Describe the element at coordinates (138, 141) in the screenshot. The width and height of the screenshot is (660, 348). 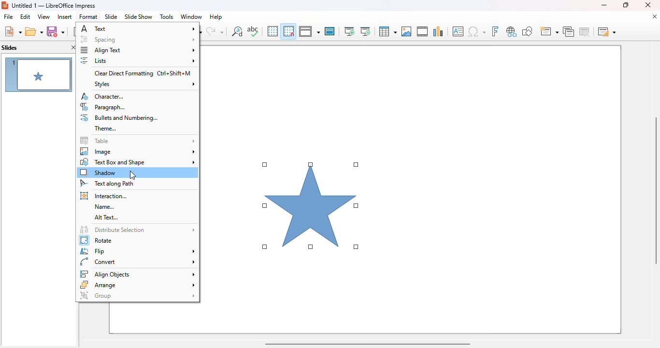
I see `table` at that location.